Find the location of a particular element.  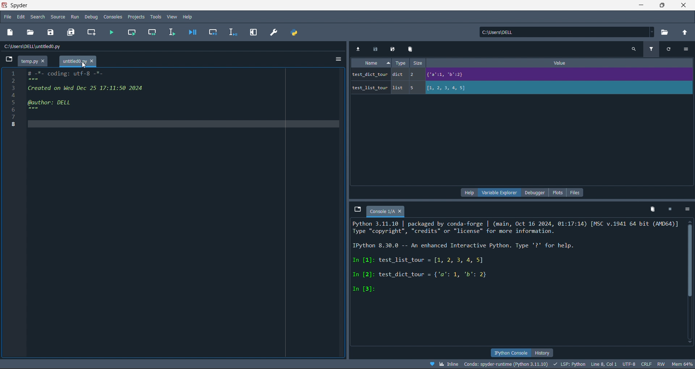

remove all variables is located at coordinates (651, 209).